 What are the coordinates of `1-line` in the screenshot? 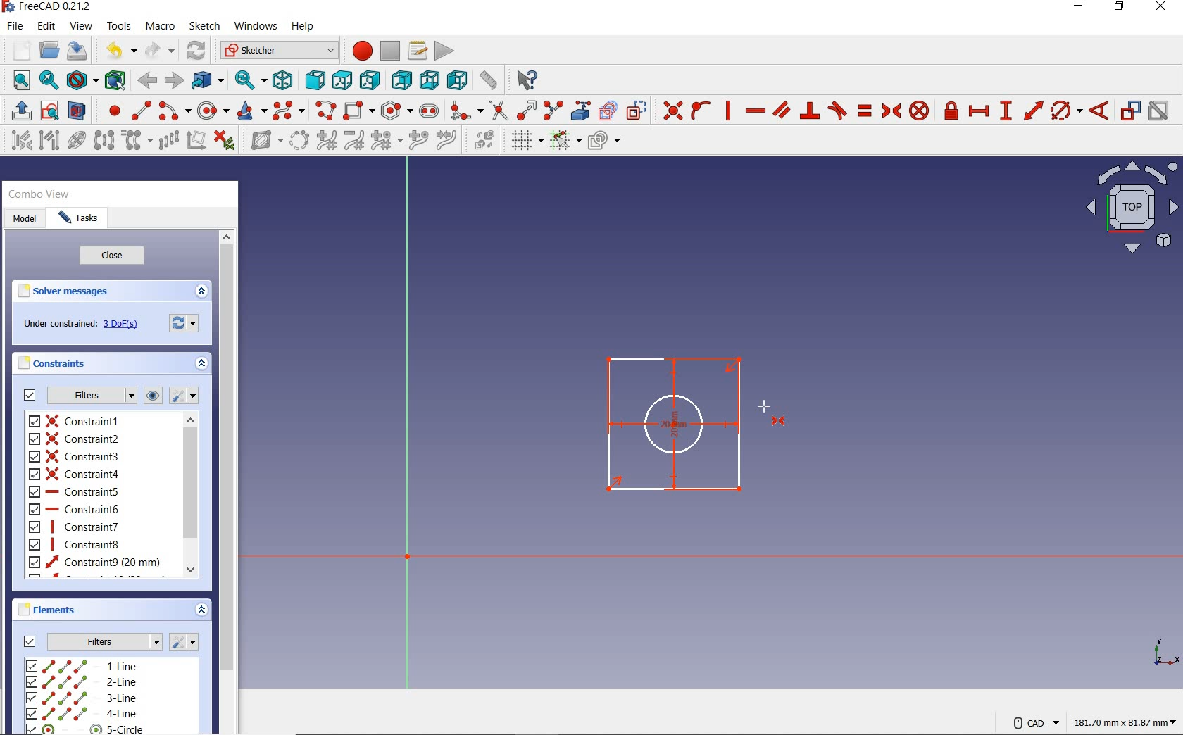 It's located at (110, 666).